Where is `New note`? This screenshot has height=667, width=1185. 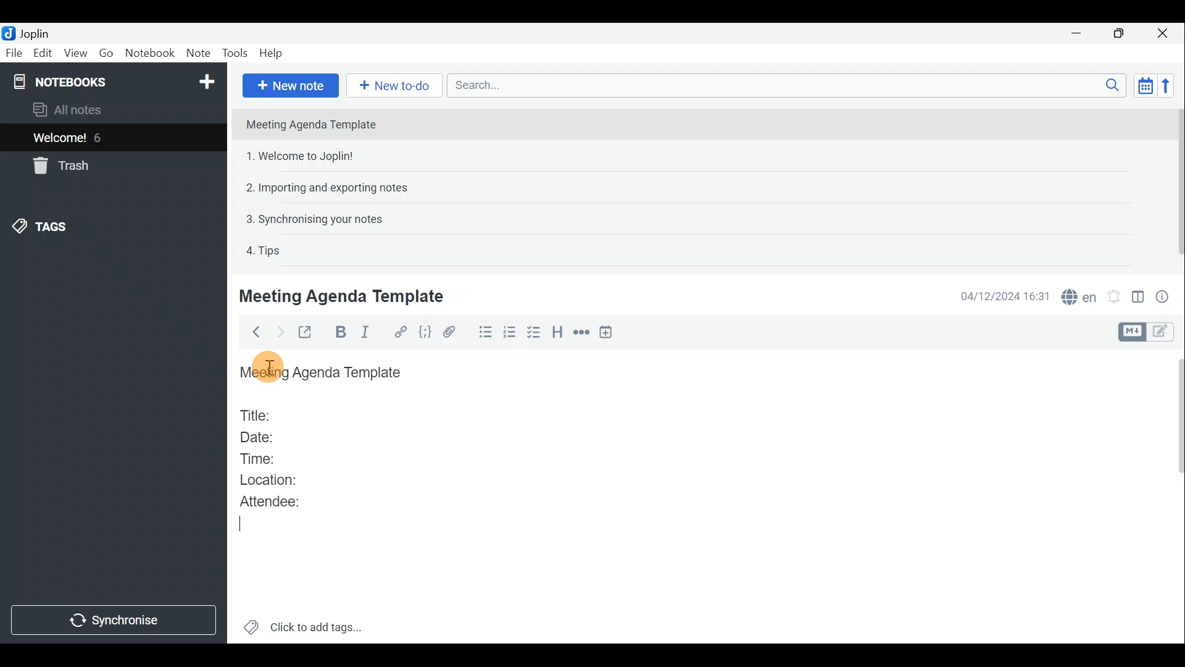
New note is located at coordinates (291, 86).